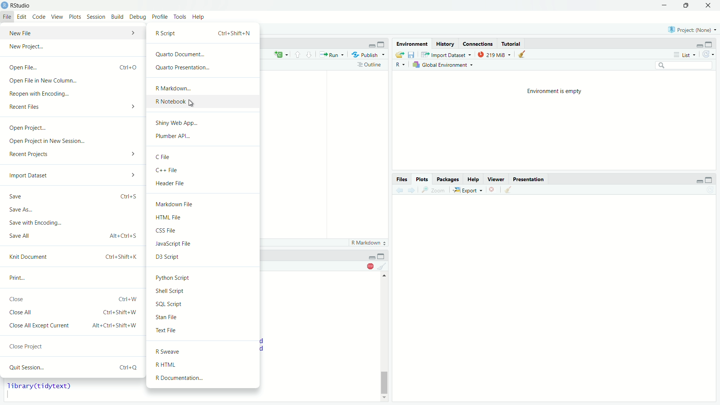 This screenshot has width=720, height=405. I want to click on Help, so click(198, 17).